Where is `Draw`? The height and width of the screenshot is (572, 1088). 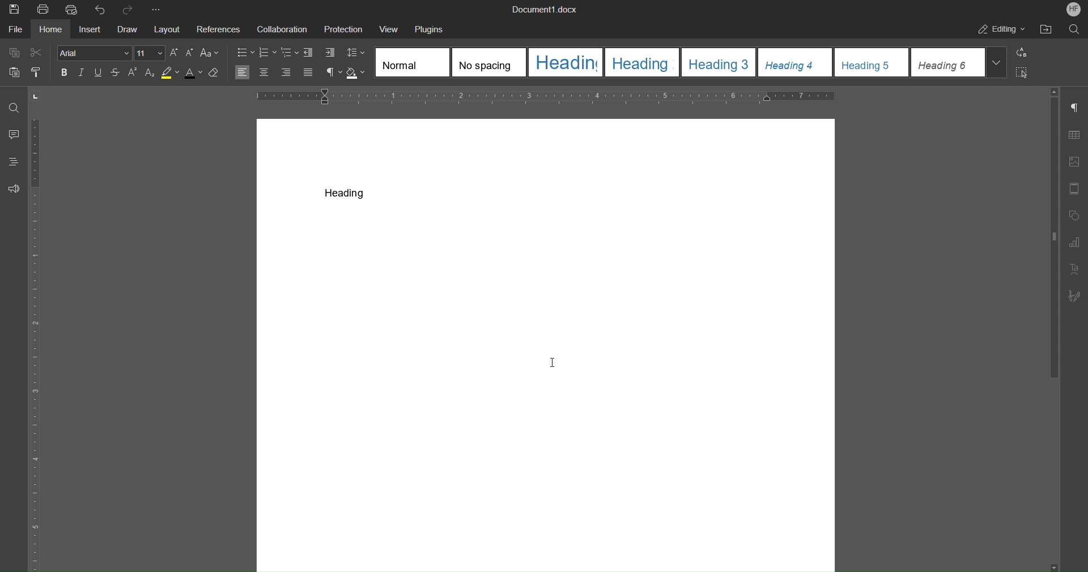
Draw is located at coordinates (126, 29).